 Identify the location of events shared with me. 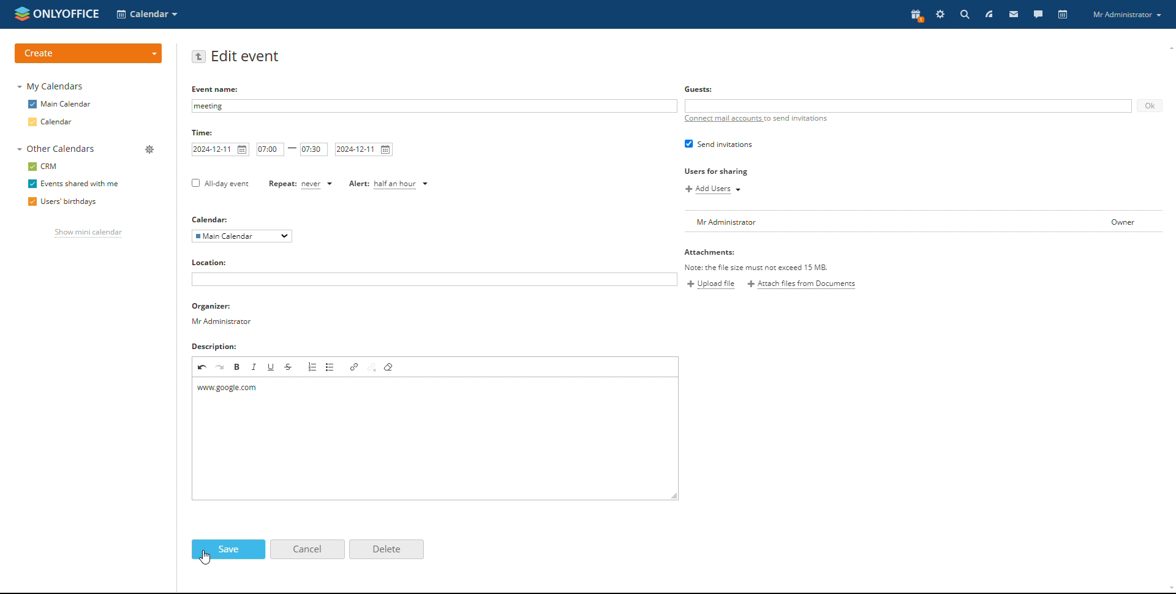
(73, 184).